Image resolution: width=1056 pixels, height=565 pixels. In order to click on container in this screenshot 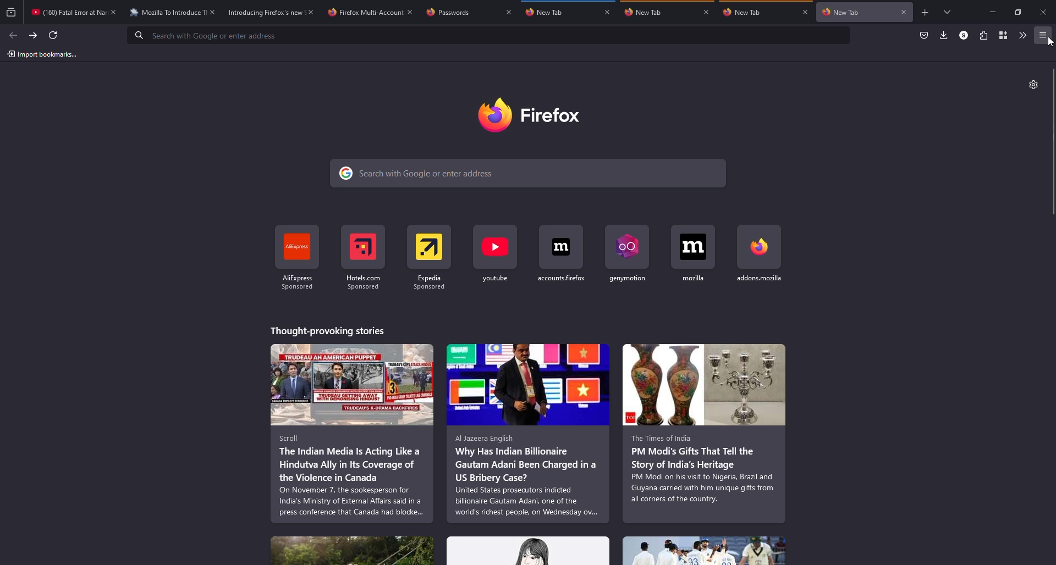, I will do `click(1003, 35)`.